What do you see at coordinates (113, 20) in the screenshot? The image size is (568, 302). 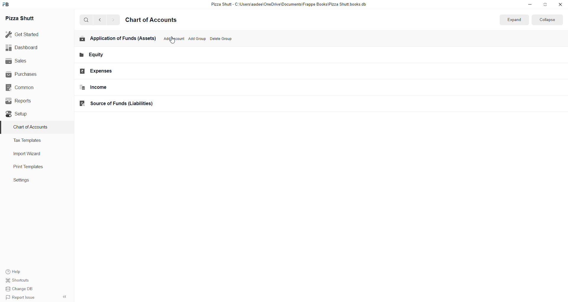 I see `go forward ` at bounding box center [113, 20].